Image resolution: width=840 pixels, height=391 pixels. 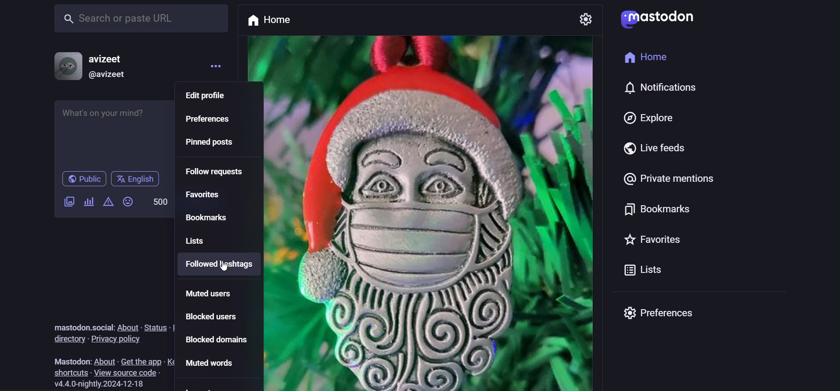 What do you see at coordinates (119, 59) in the screenshot?
I see `avizeet` at bounding box center [119, 59].